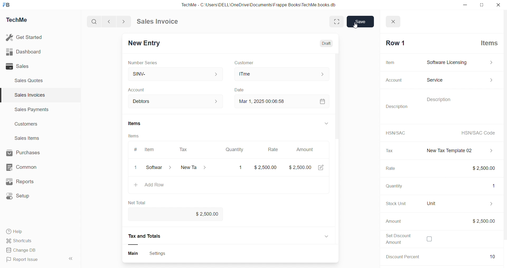  I want to click on Customer, so click(253, 62).